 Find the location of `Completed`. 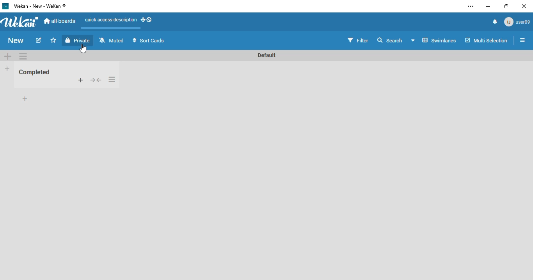

Completed is located at coordinates (35, 72).